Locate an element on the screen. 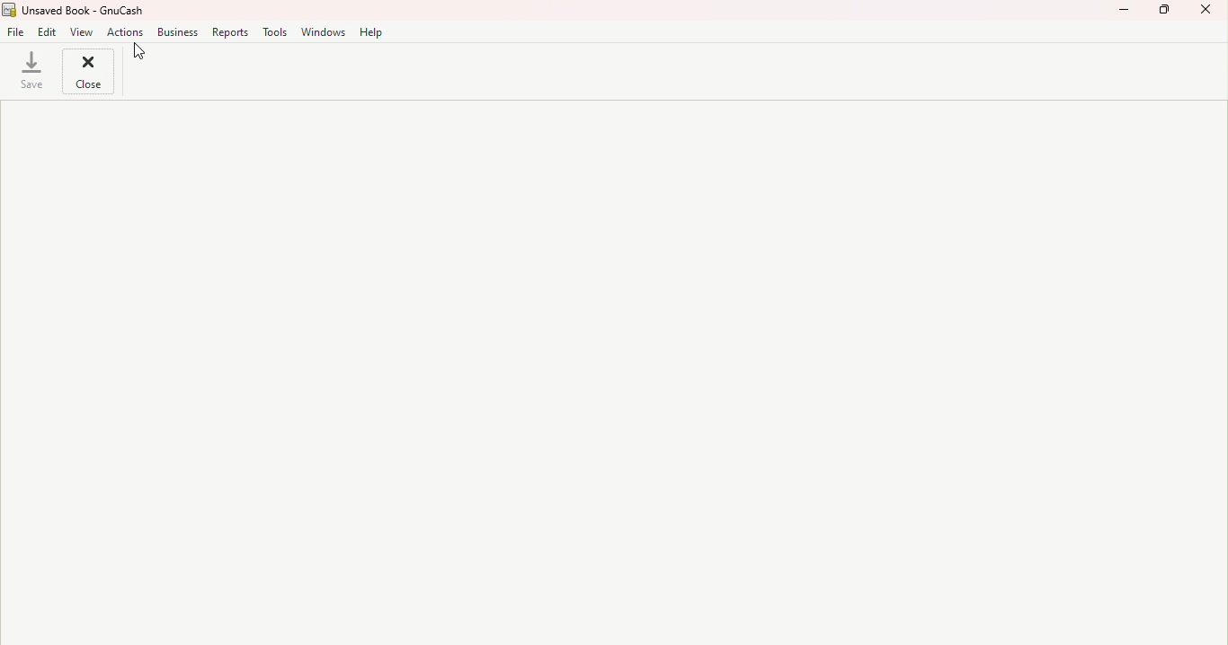 Image resolution: width=1228 pixels, height=645 pixels. Reports is located at coordinates (231, 33).